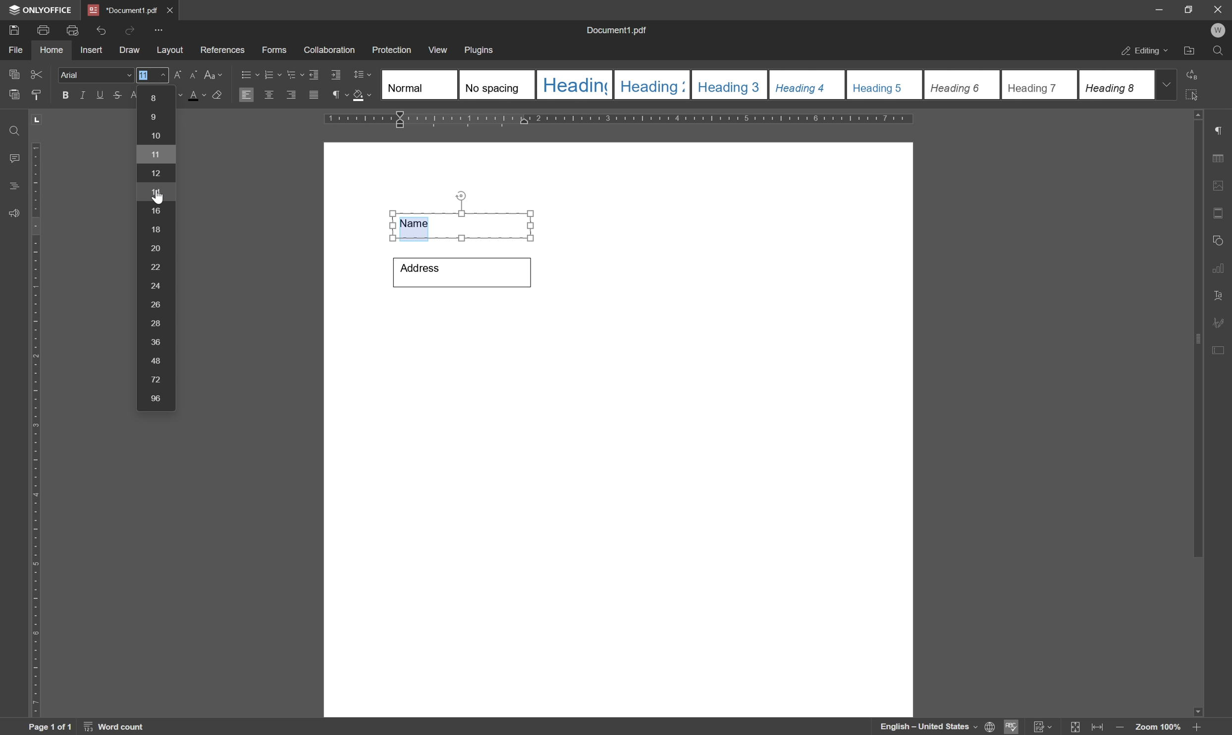  What do you see at coordinates (81, 95) in the screenshot?
I see `italic` at bounding box center [81, 95].